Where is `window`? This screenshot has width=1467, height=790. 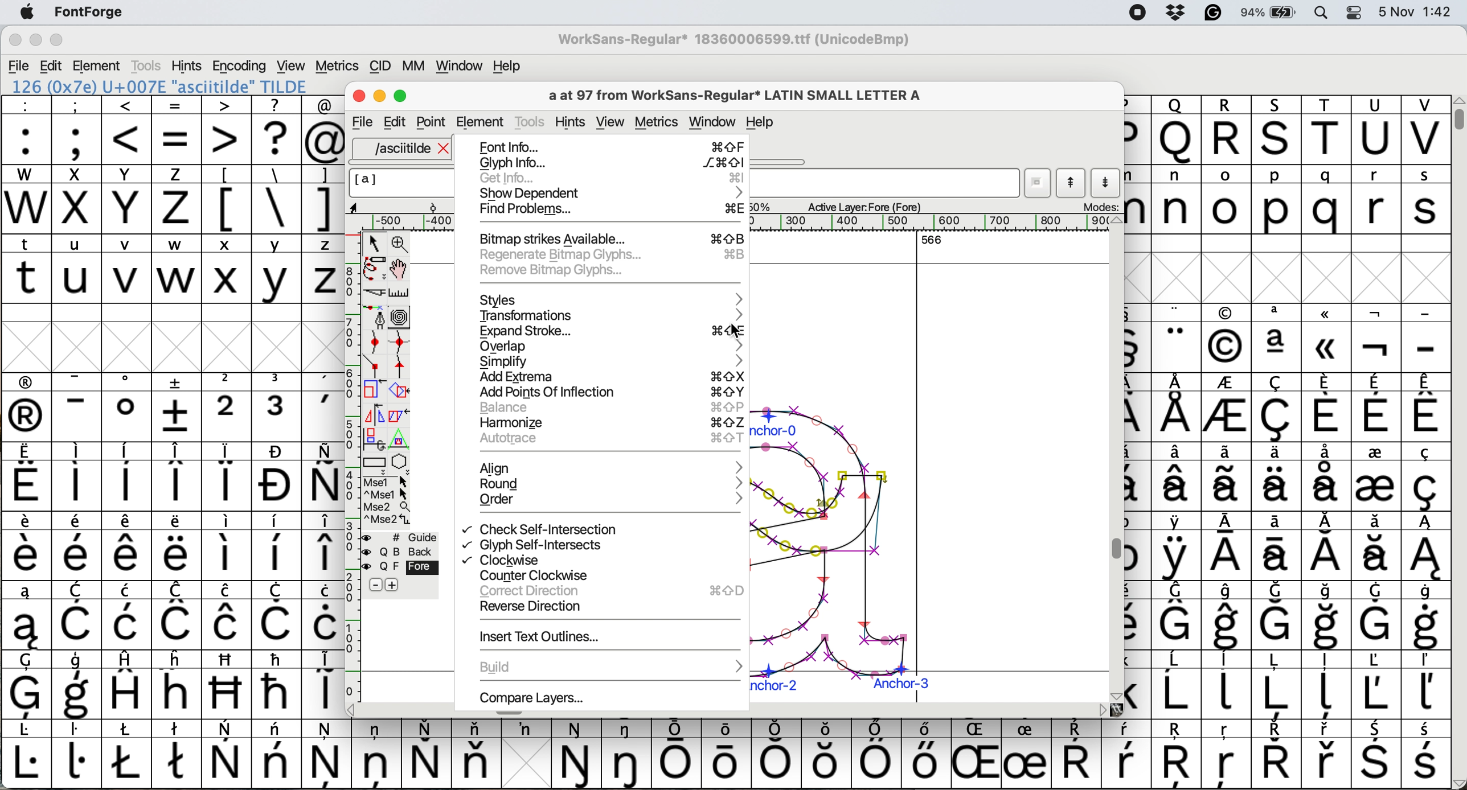
window is located at coordinates (457, 67).